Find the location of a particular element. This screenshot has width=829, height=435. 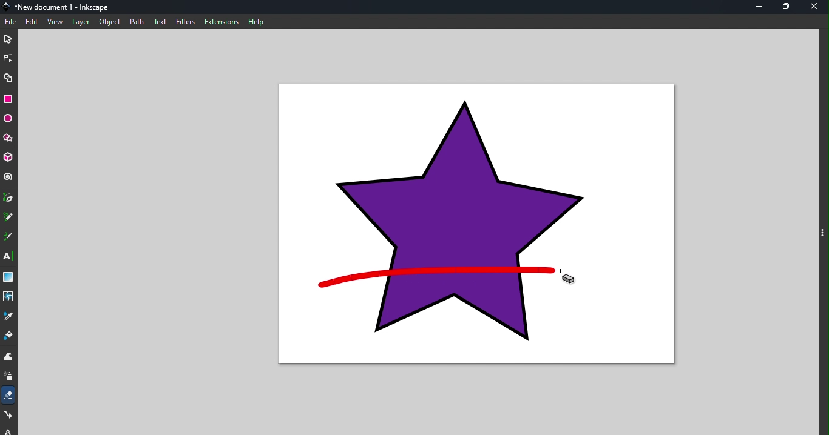

help is located at coordinates (257, 21).